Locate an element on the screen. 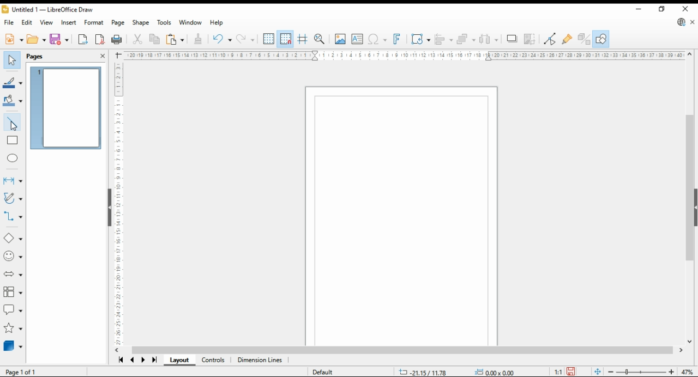  open is located at coordinates (36, 40).